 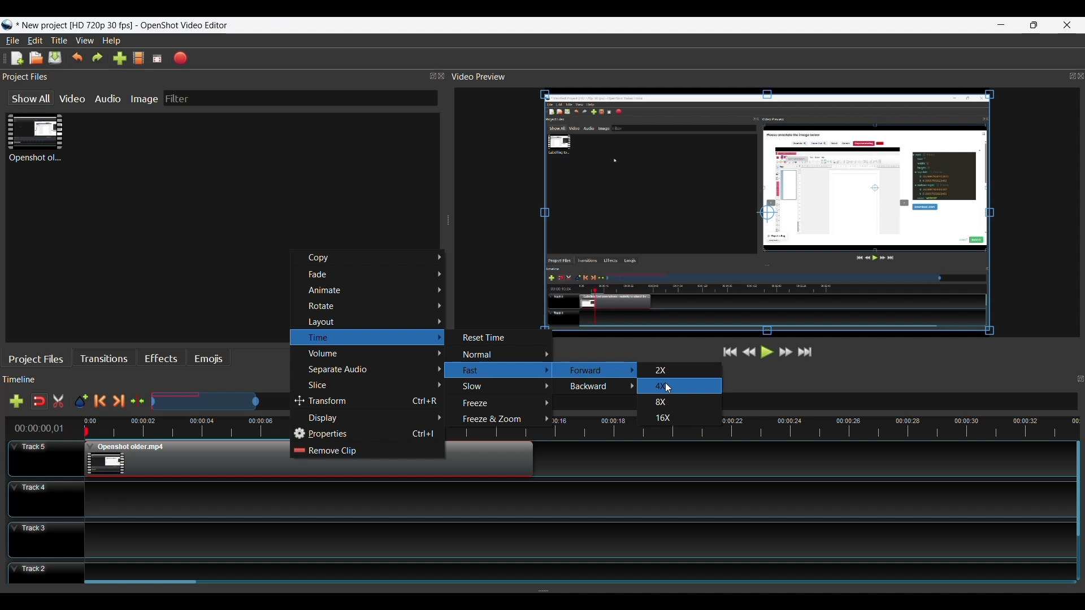 What do you see at coordinates (501, 420) in the screenshot?
I see `Freeze & Zoom` at bounding box center [501, 420].